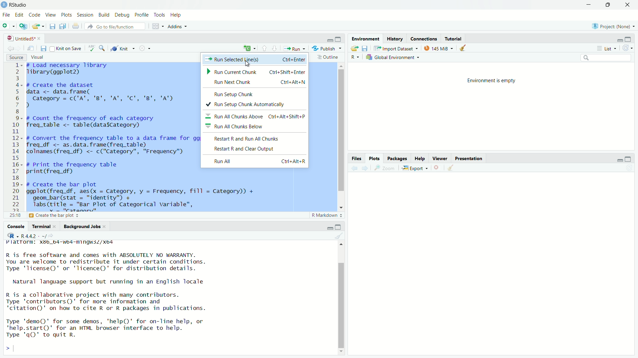 This screenshot has width=638, height=358. I want to click on spelling check, so click(92, 49).